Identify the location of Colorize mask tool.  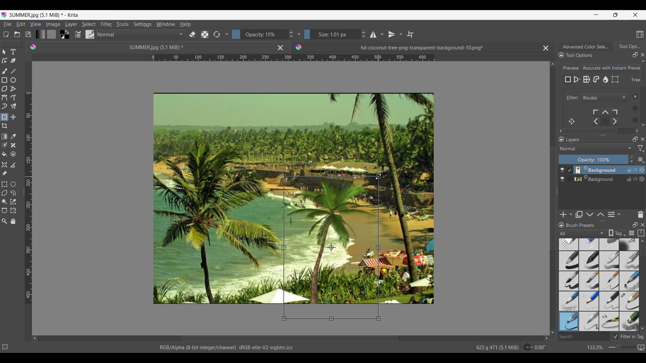
(5, 145).